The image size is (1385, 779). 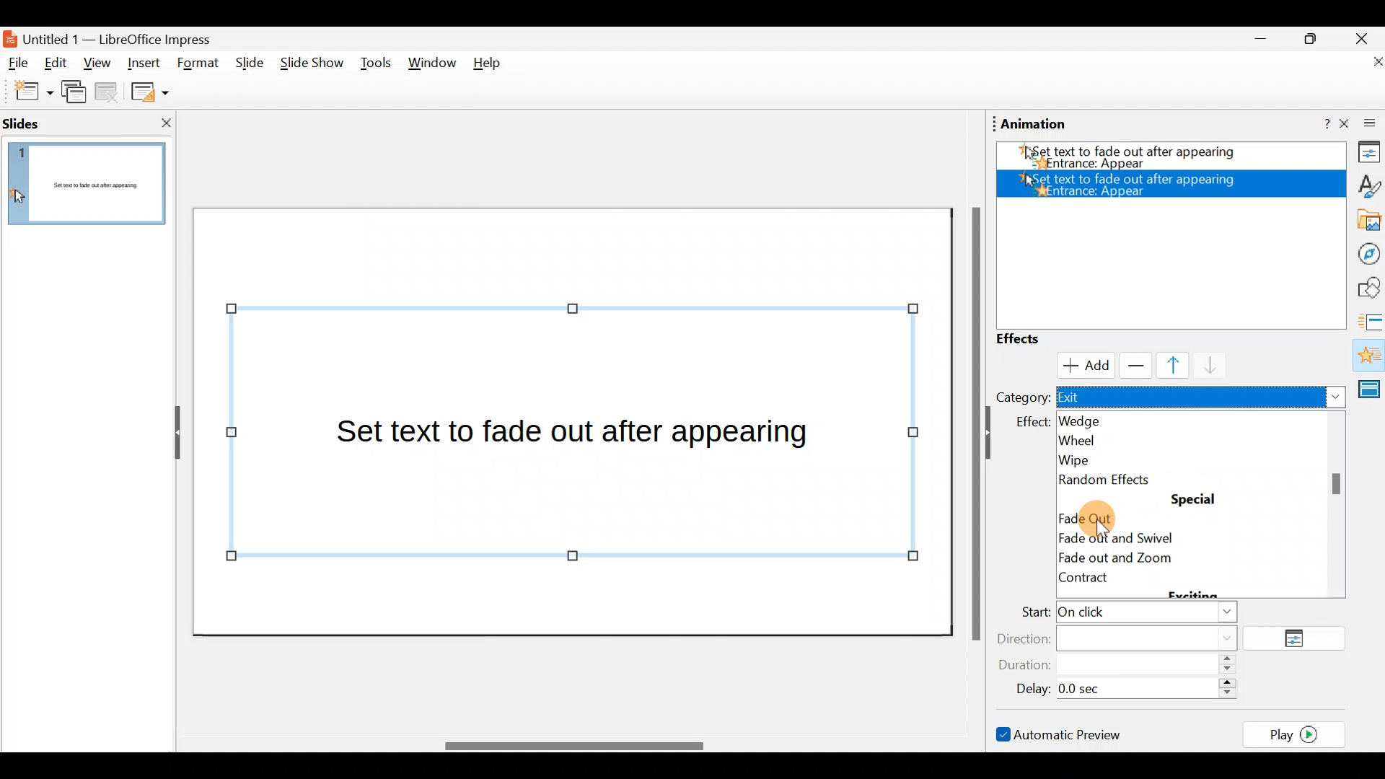 I want to click on Options, so click(x=1300, y=639).